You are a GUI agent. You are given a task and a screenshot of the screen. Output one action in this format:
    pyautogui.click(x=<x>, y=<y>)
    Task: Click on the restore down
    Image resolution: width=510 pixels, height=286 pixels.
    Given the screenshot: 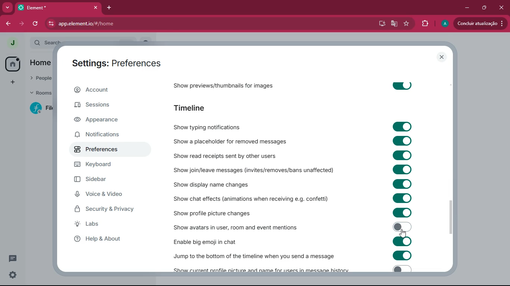 What is the action you would take?
    pyautogui.click(x=483, y=8)
    